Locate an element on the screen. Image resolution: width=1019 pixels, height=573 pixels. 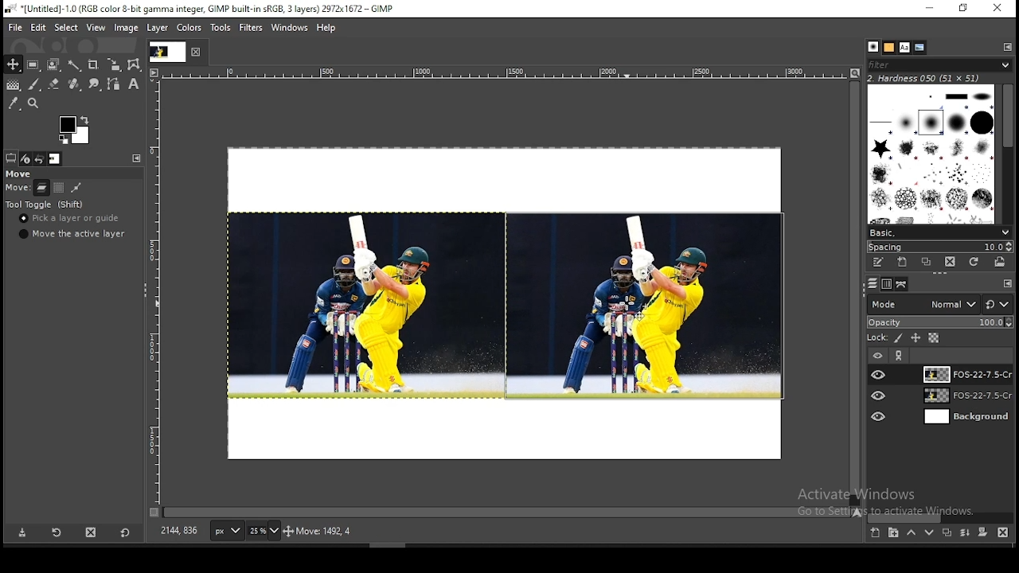
restore to defaults is located at coordinates (127, 532).